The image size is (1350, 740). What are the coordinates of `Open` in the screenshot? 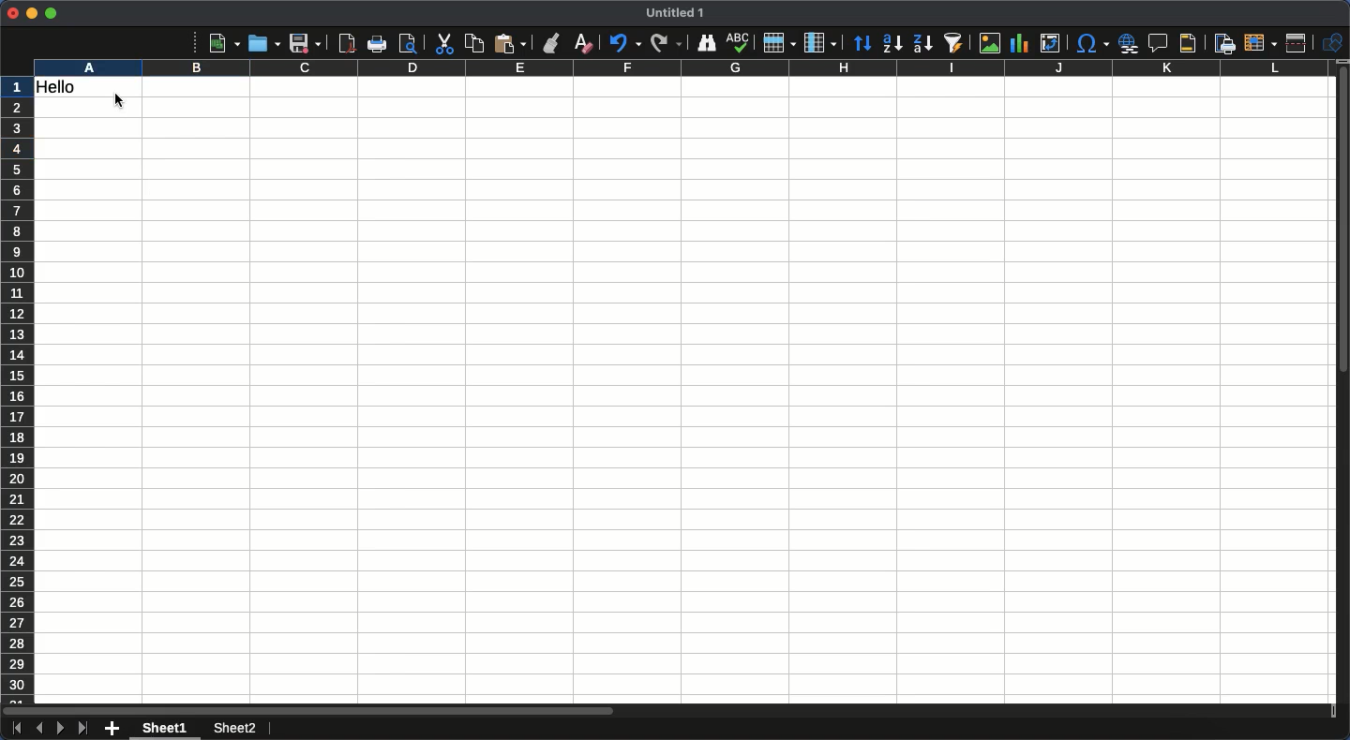 It's located at (262, 42).